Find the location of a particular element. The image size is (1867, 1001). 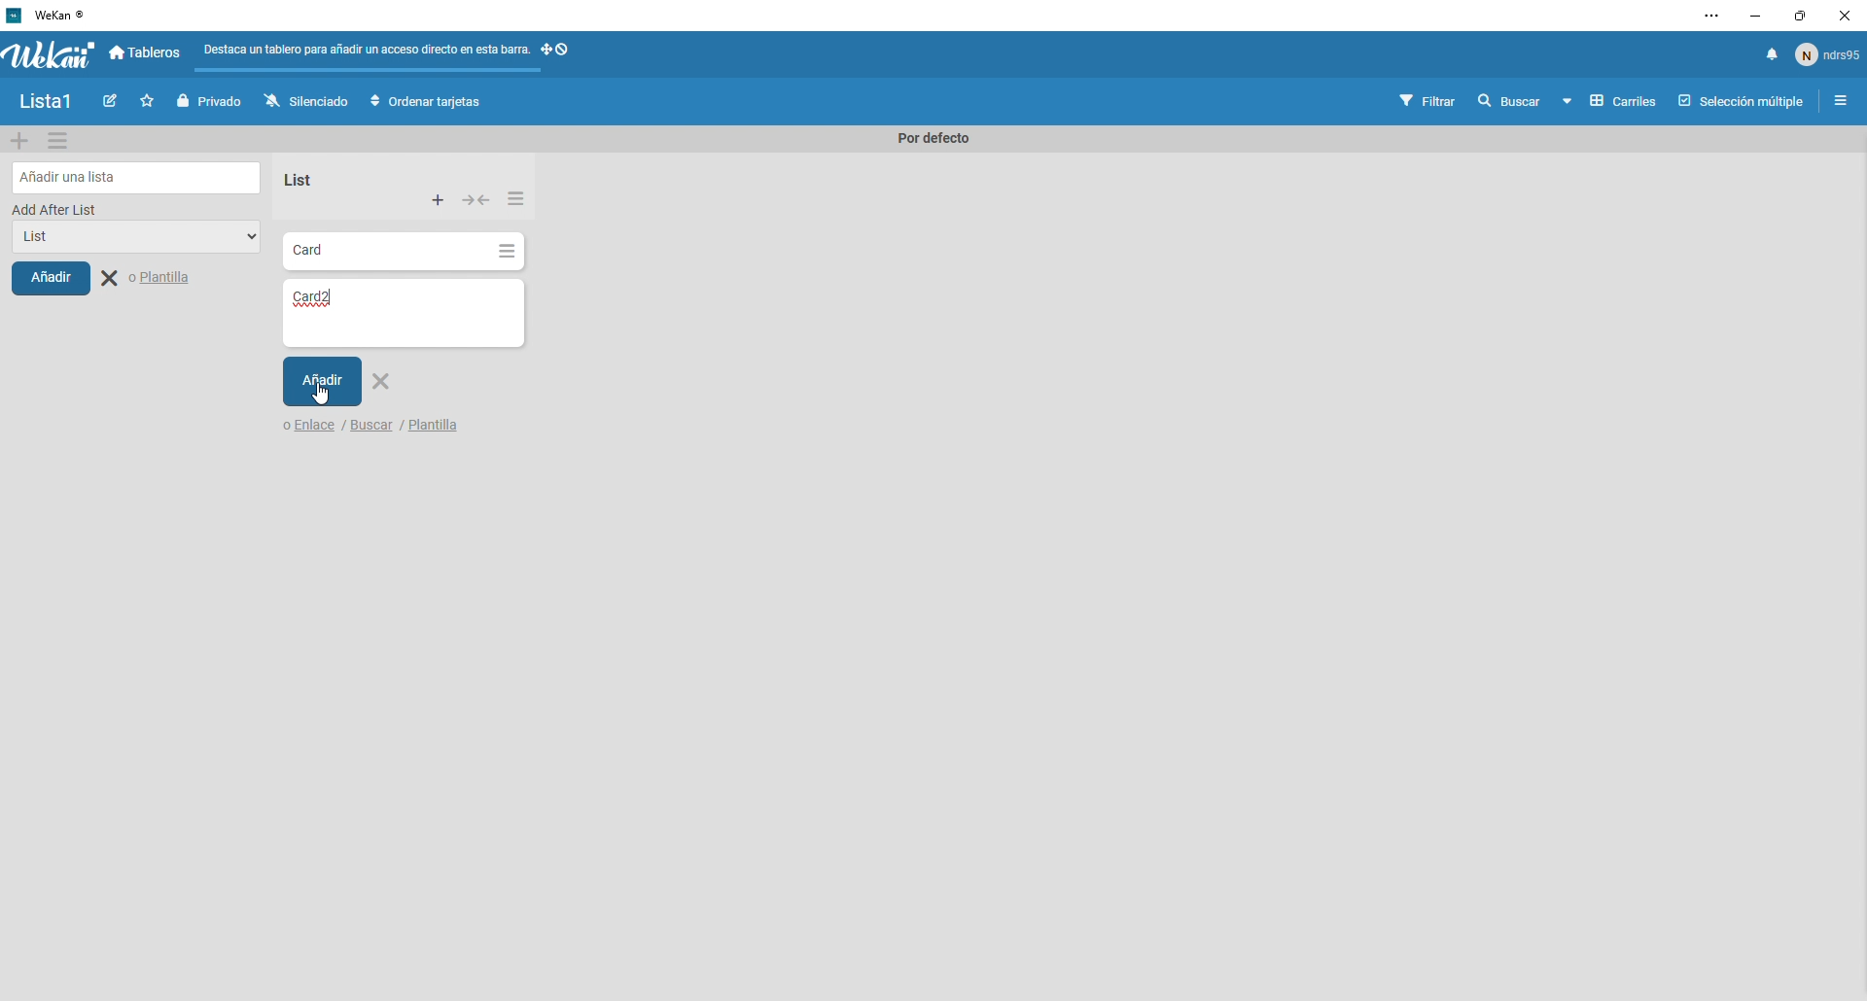

Files is located at coordinates (368, 53).